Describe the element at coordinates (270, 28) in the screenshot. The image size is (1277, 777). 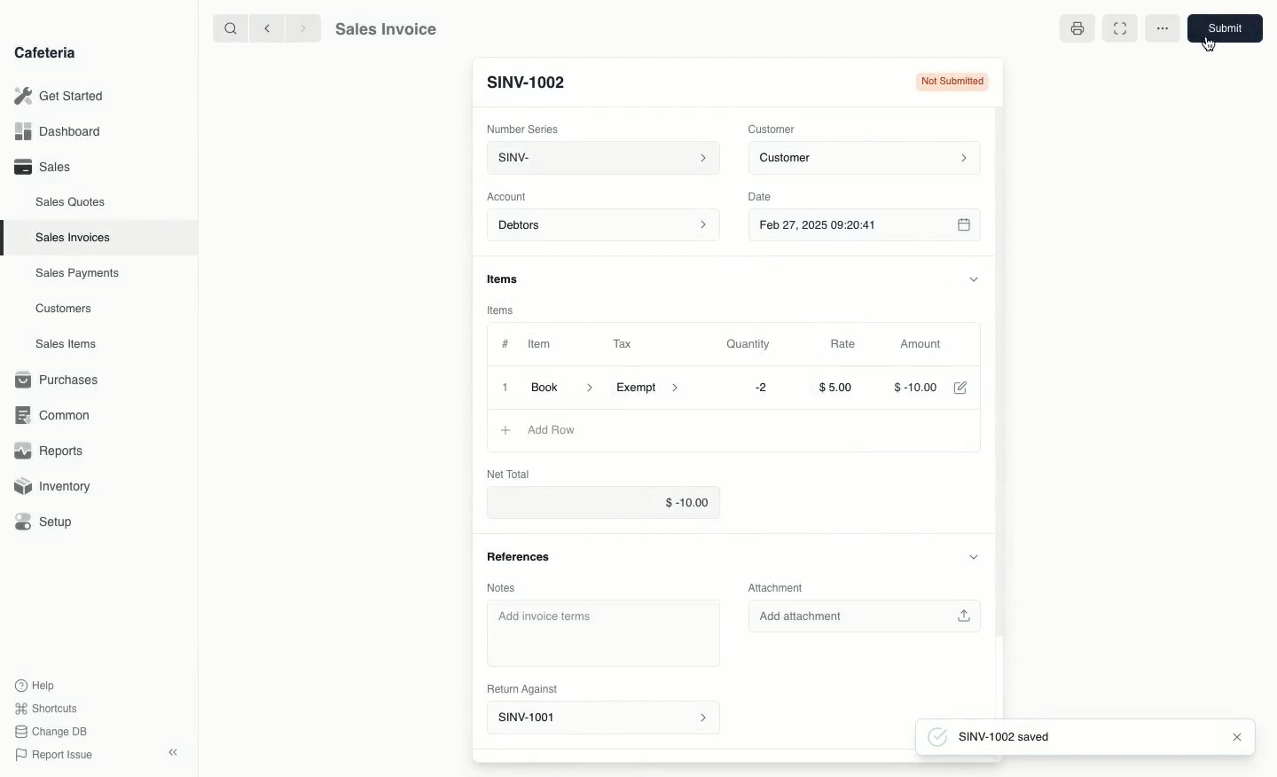
I see `back` at that location.